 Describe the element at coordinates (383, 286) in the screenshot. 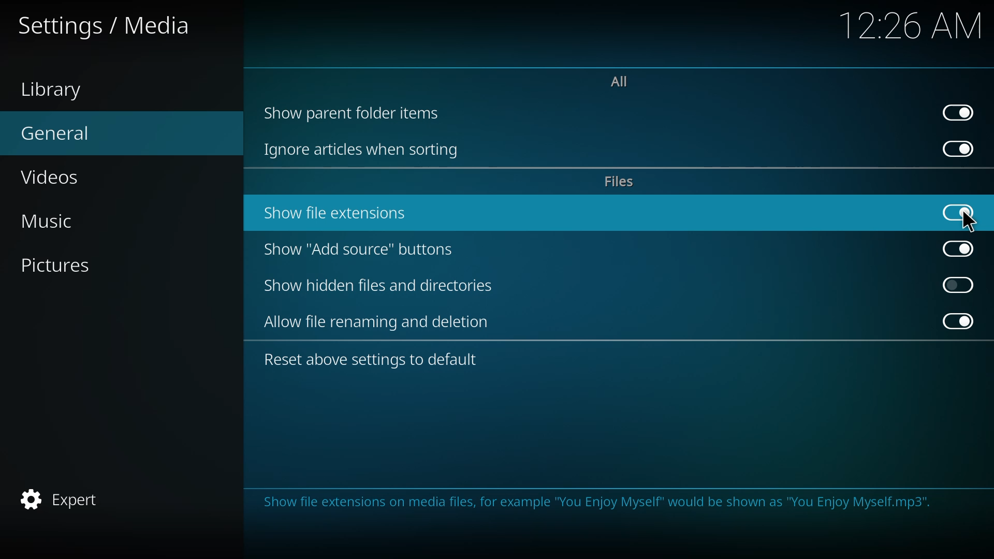

I see `show hidden files and directories` at that location.